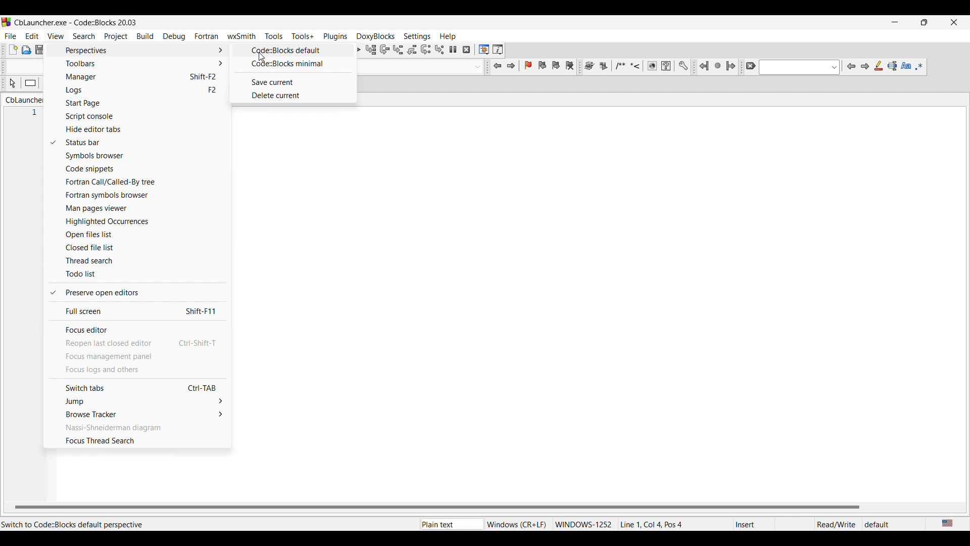 The width and height of the screenshot is (970, 546). What do you see at coordinates (498, 50) in the screenshot?
I see `Various info` at bounding box center [498, 50].